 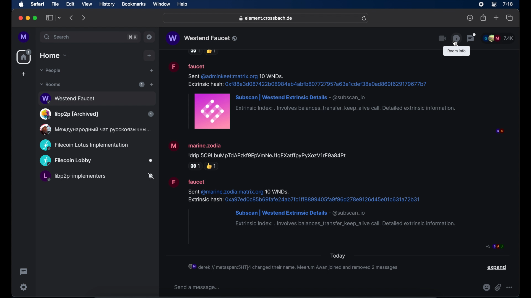 What do you see at coordinates (107, 4) in the screenshot?
I see `history` at bounding box center [107, 4].